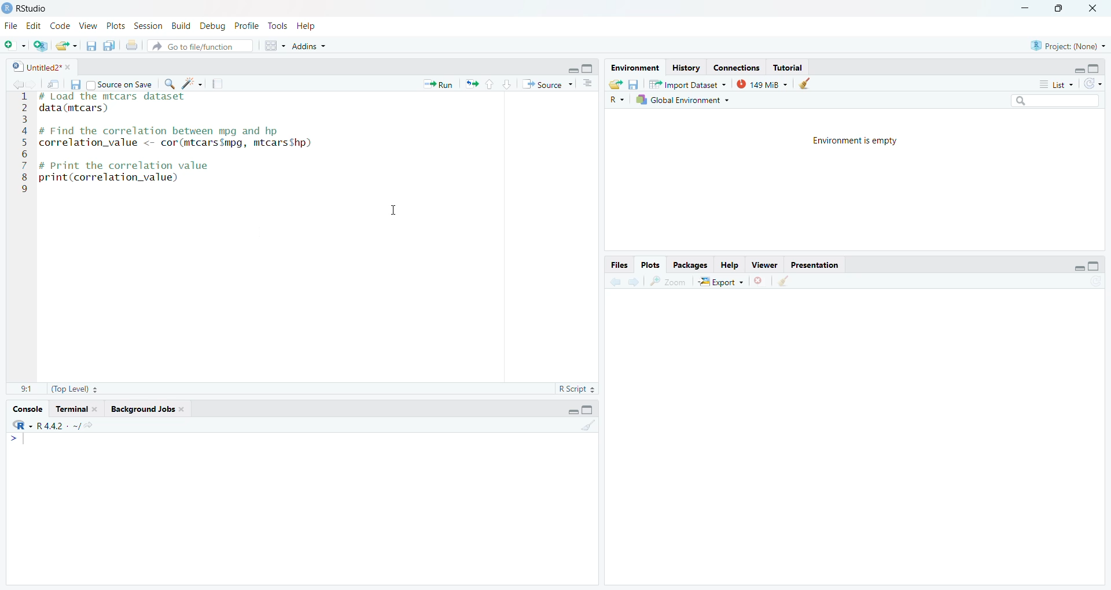  I want to click on Miniimize, so click(1024, 8).